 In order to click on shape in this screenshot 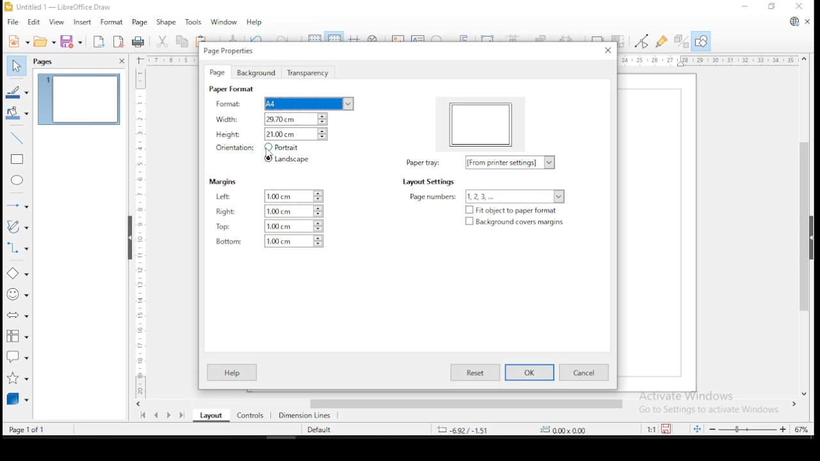, I will do `click(169, 22)`.